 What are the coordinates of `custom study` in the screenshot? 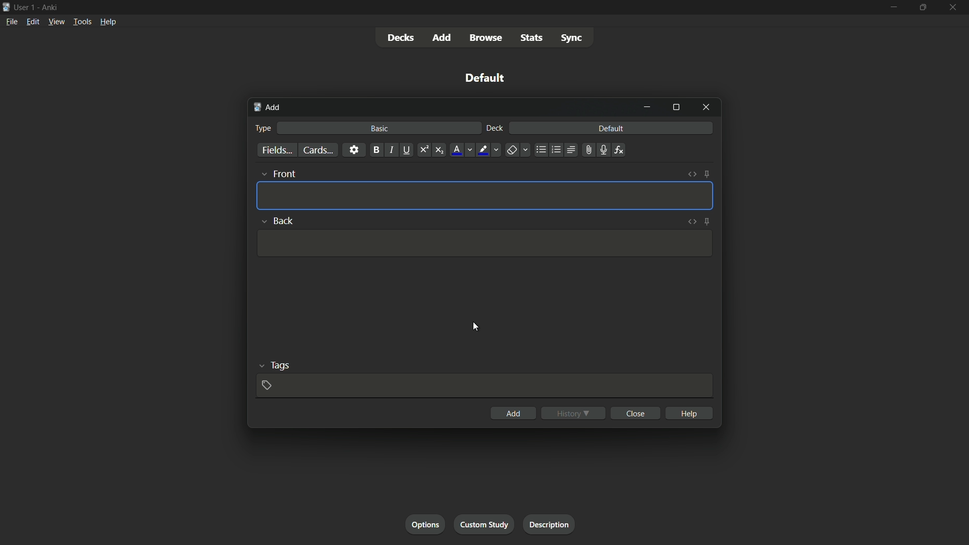 It's located at (483, 524).